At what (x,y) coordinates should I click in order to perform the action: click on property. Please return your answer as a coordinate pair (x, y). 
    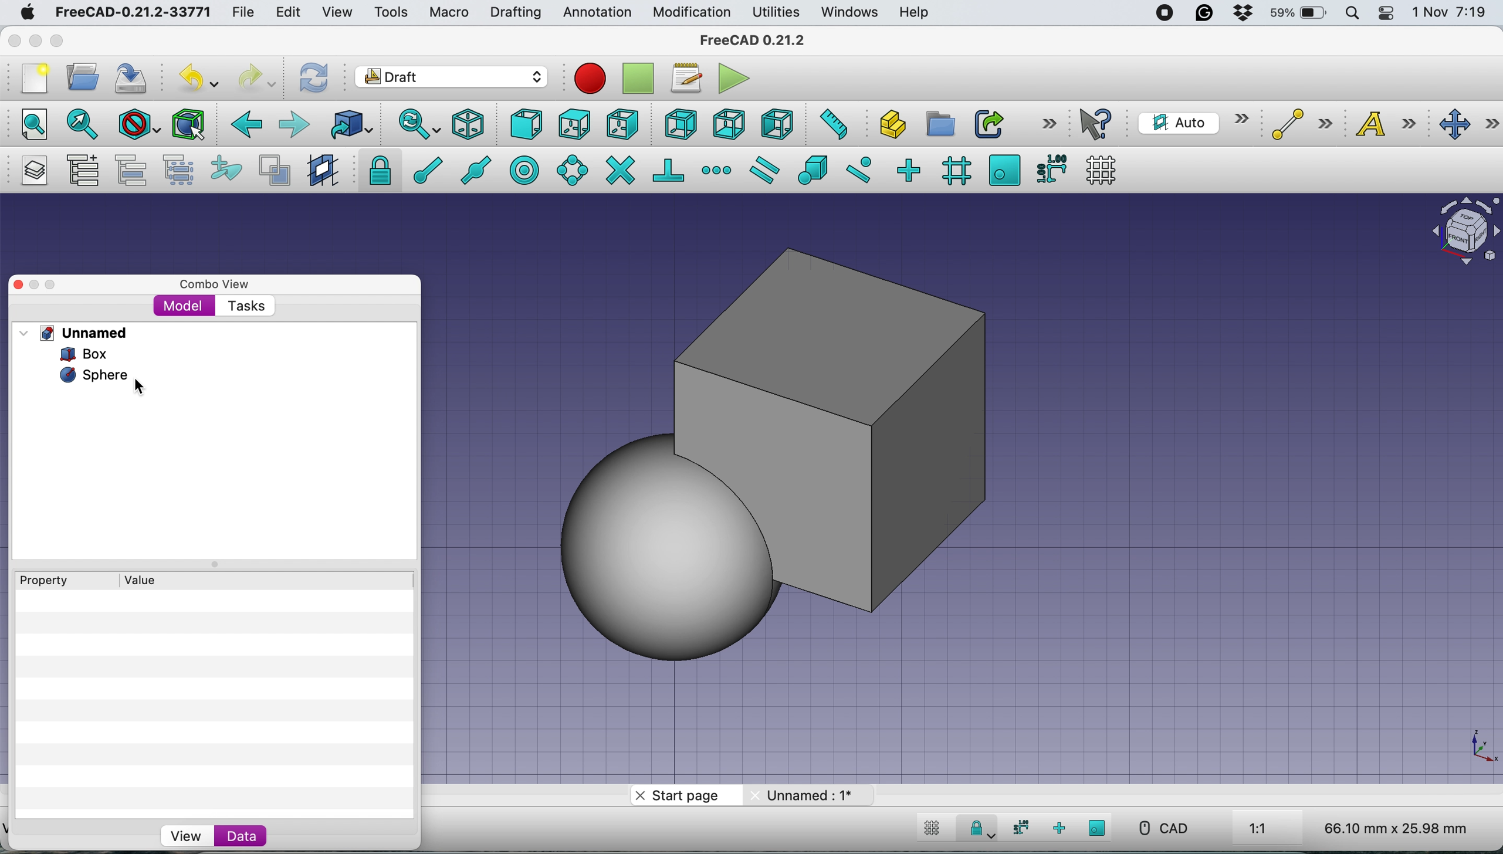
    Looking at the image, I should click on (53, 581).